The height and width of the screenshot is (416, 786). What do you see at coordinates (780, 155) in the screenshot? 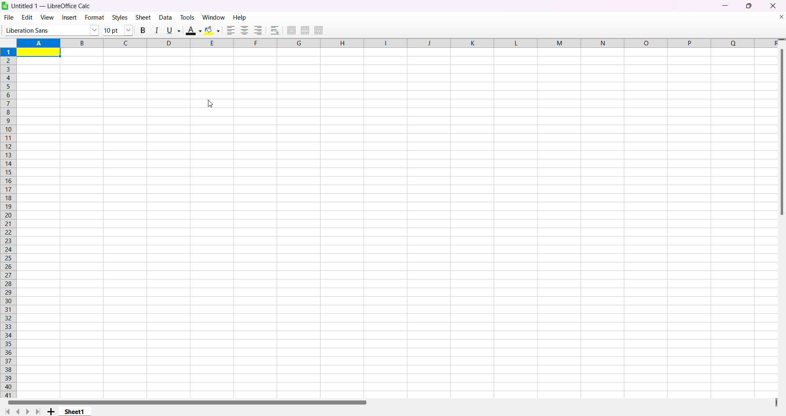
I see `scrollbar` at bounding box center [780, 155].